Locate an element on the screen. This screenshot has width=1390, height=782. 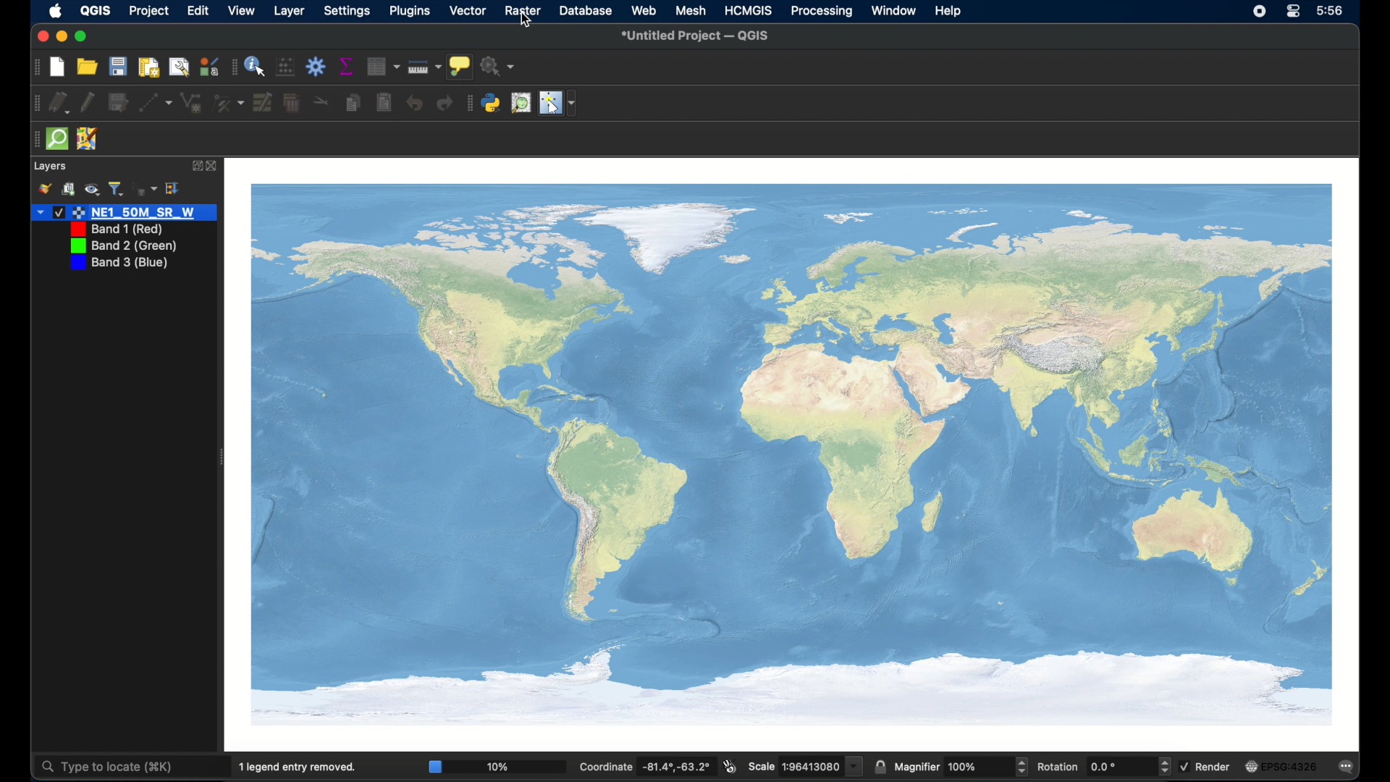
expand is located at coordinates (175, 189).